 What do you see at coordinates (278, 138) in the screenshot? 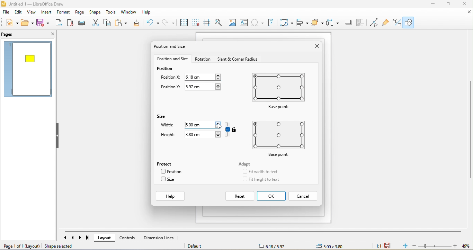
I see `base point` at bounding box center [278, 138].